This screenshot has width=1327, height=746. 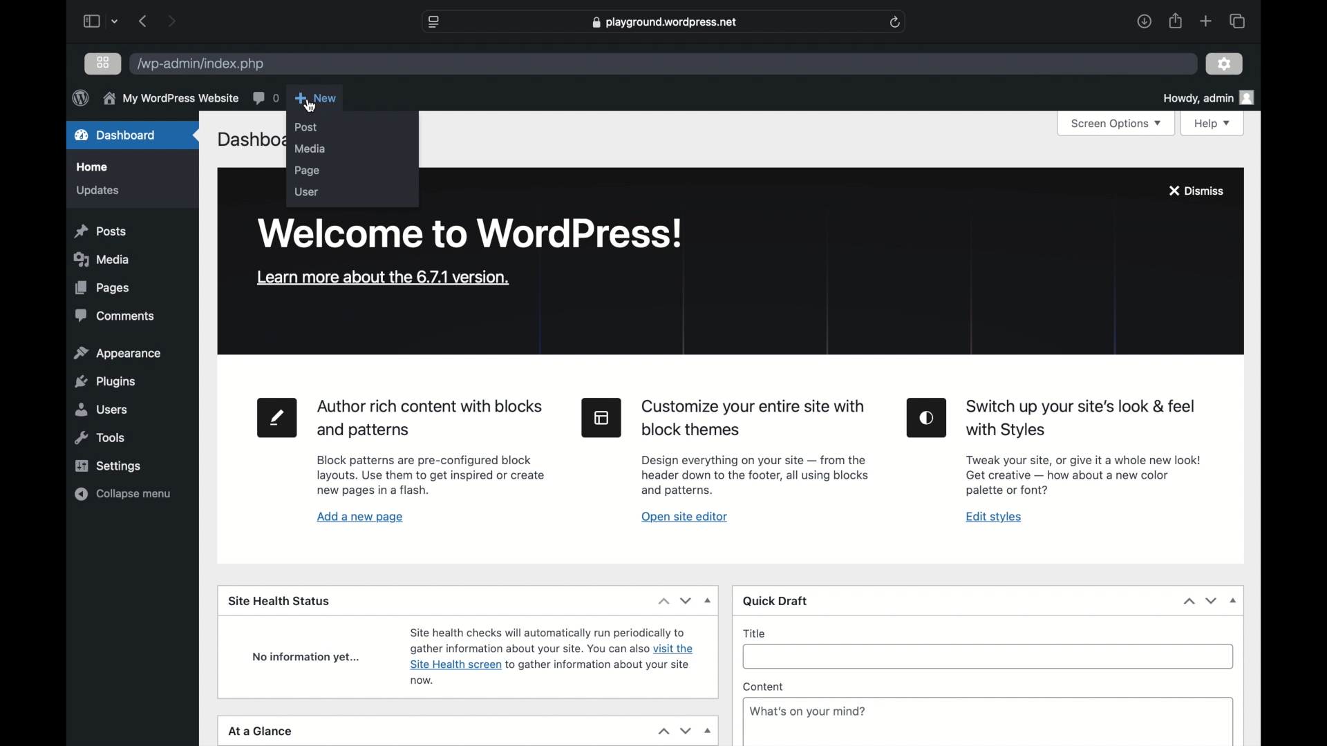 What do you see at coordinates (1224, 64) in the screenshot?
I see `settings` at bounding box center [1224, 64].